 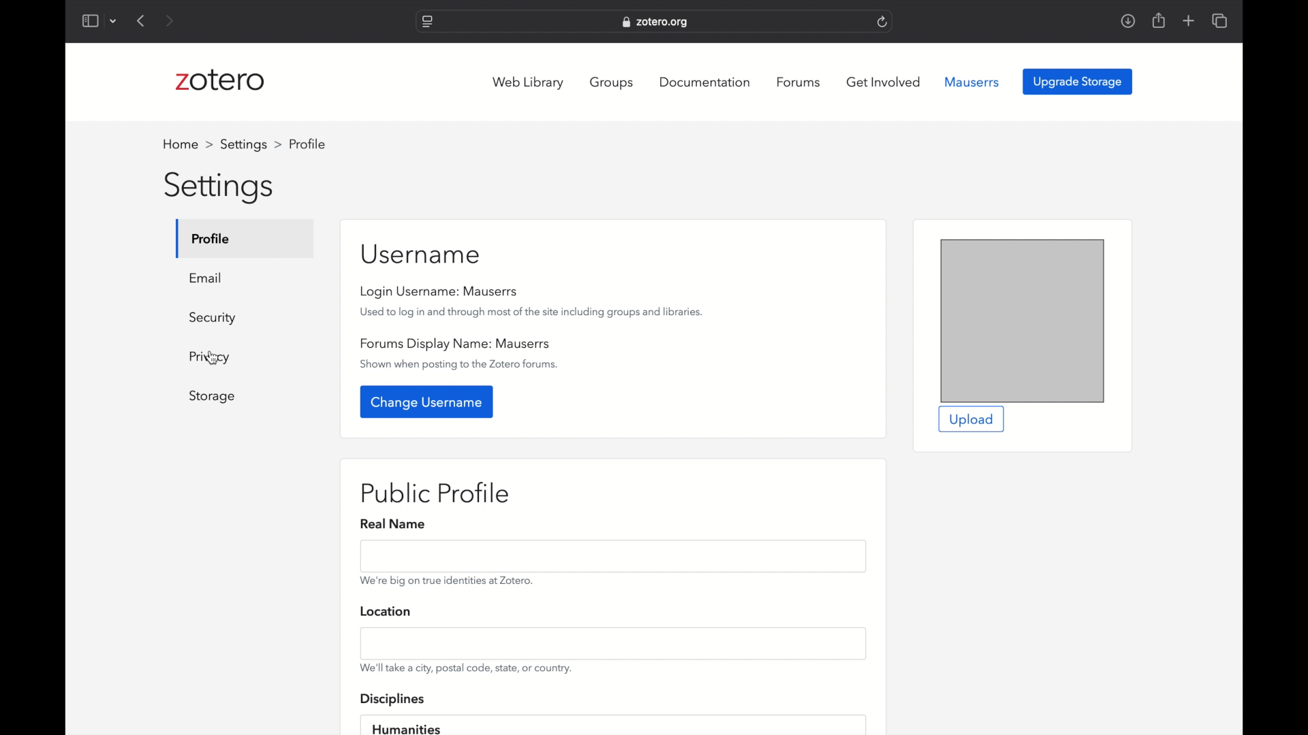 I want to click on privacy, so click(x=211, y=358).